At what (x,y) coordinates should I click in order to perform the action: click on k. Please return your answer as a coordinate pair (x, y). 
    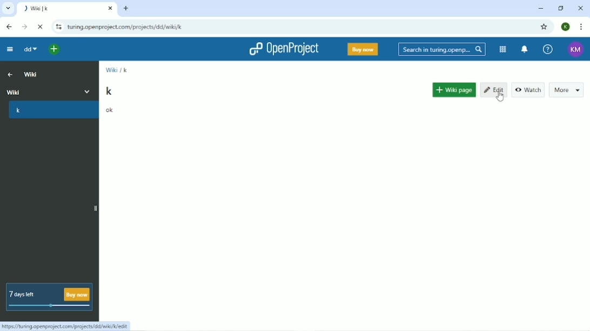
    Looking at the image, I should click on (109, 91).